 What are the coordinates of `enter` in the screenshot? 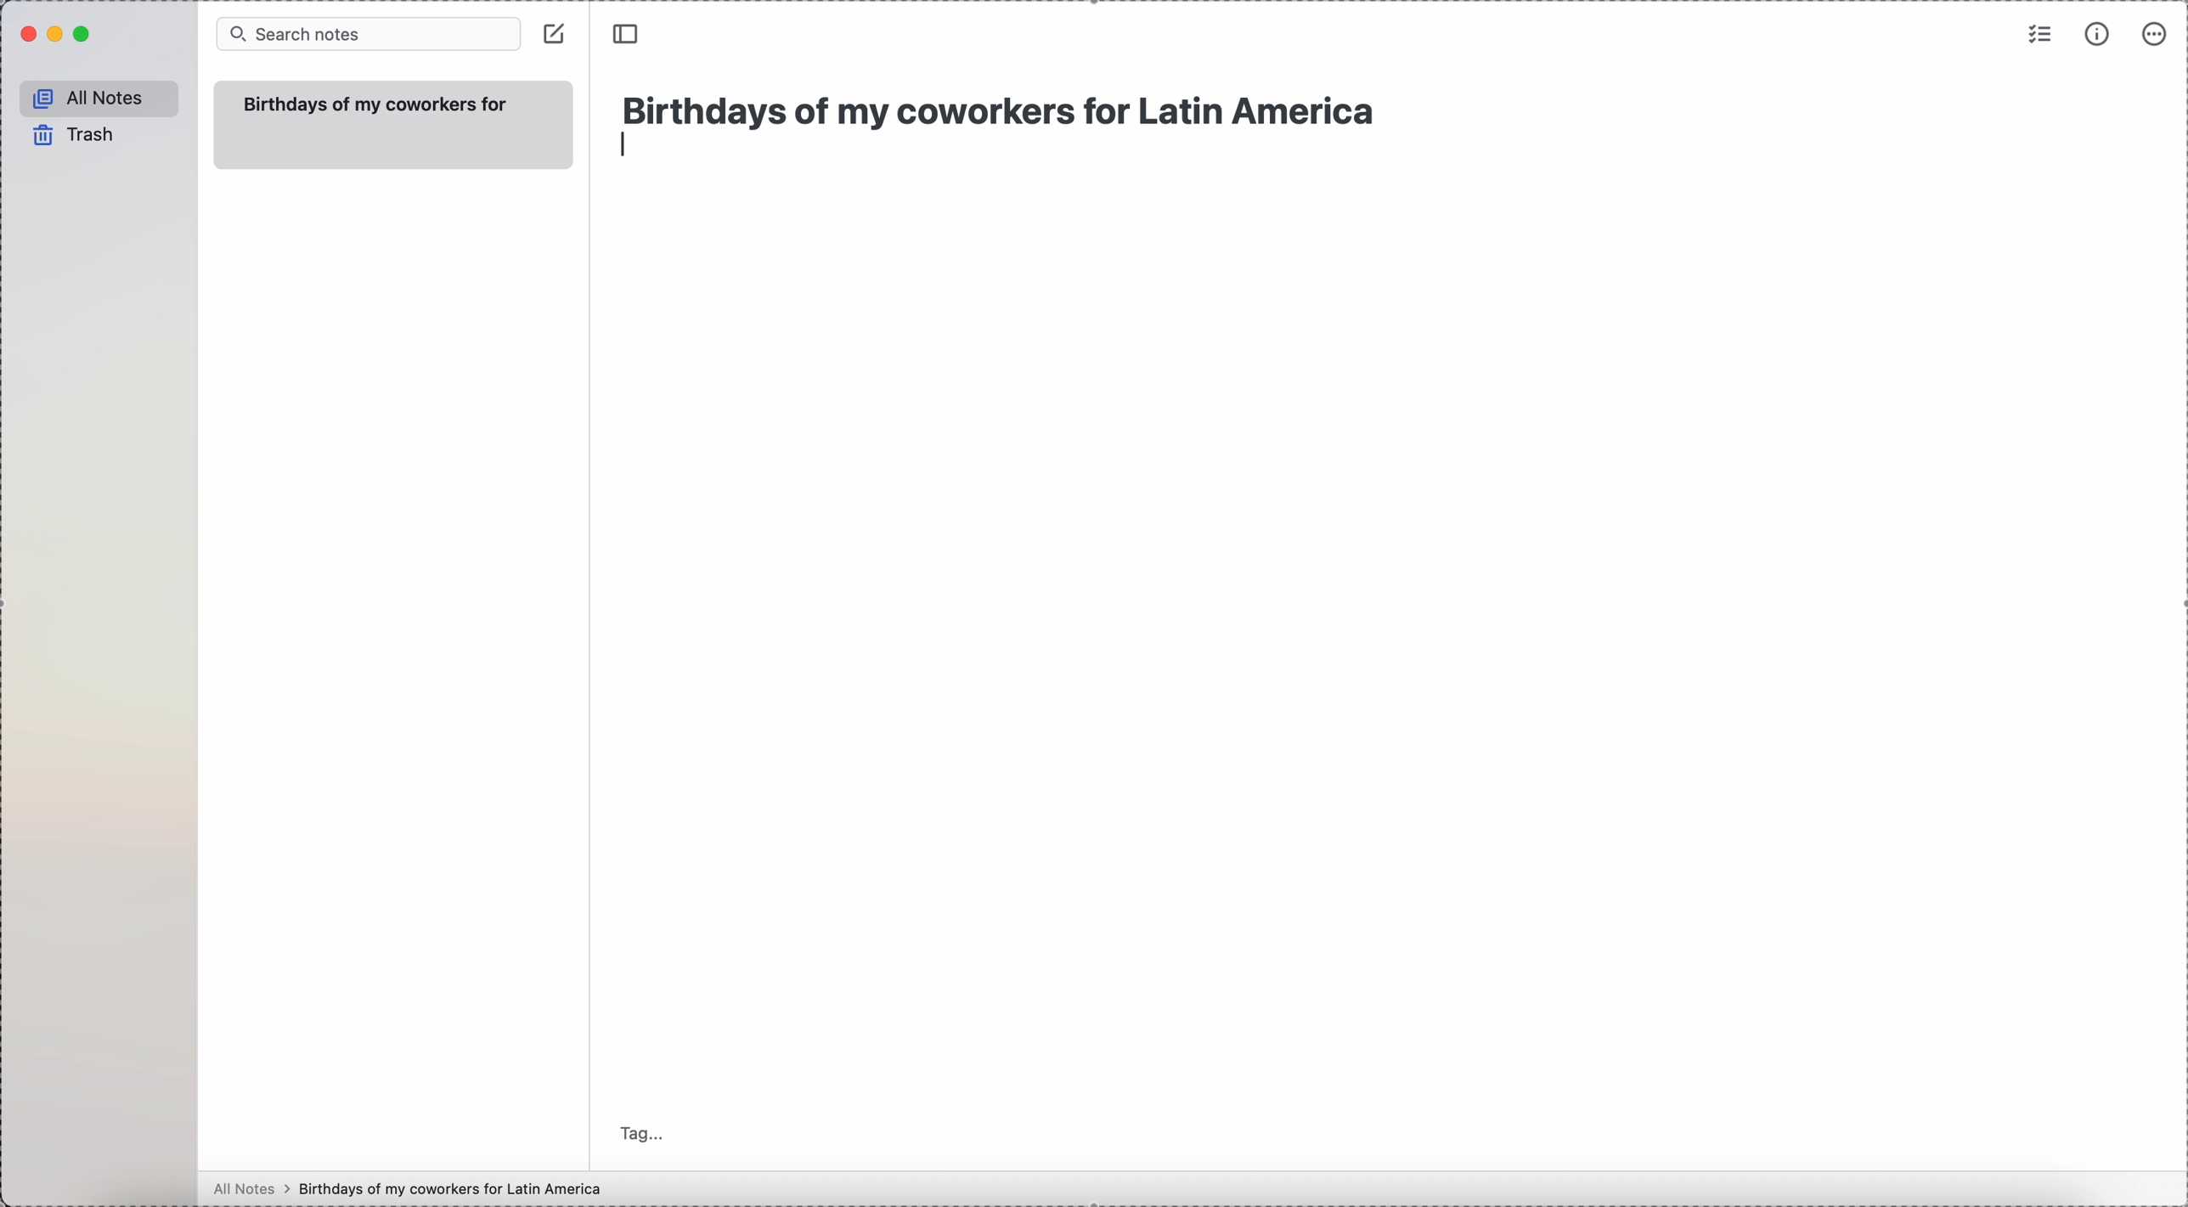 It's located at (625, 144).